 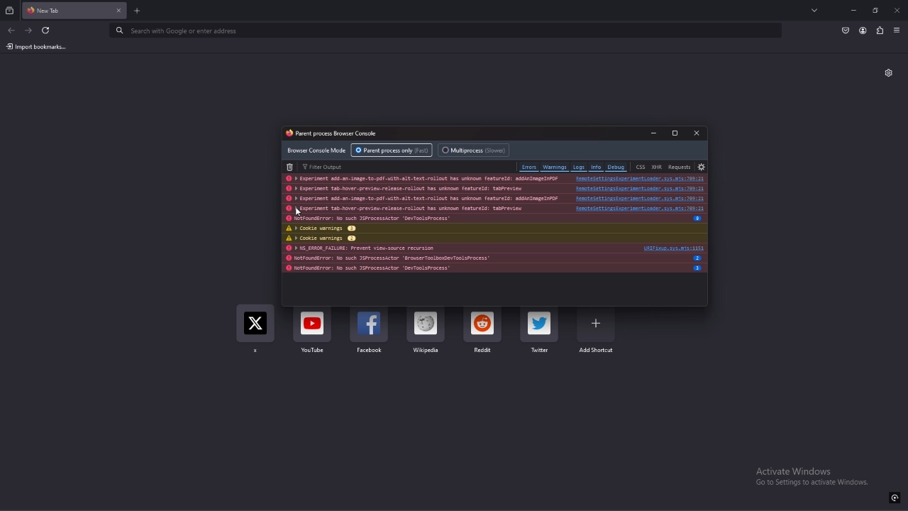 What do you see at coordinates (616, 167) in the screenshot?
I see `debug` at bounding box center [616, 167].